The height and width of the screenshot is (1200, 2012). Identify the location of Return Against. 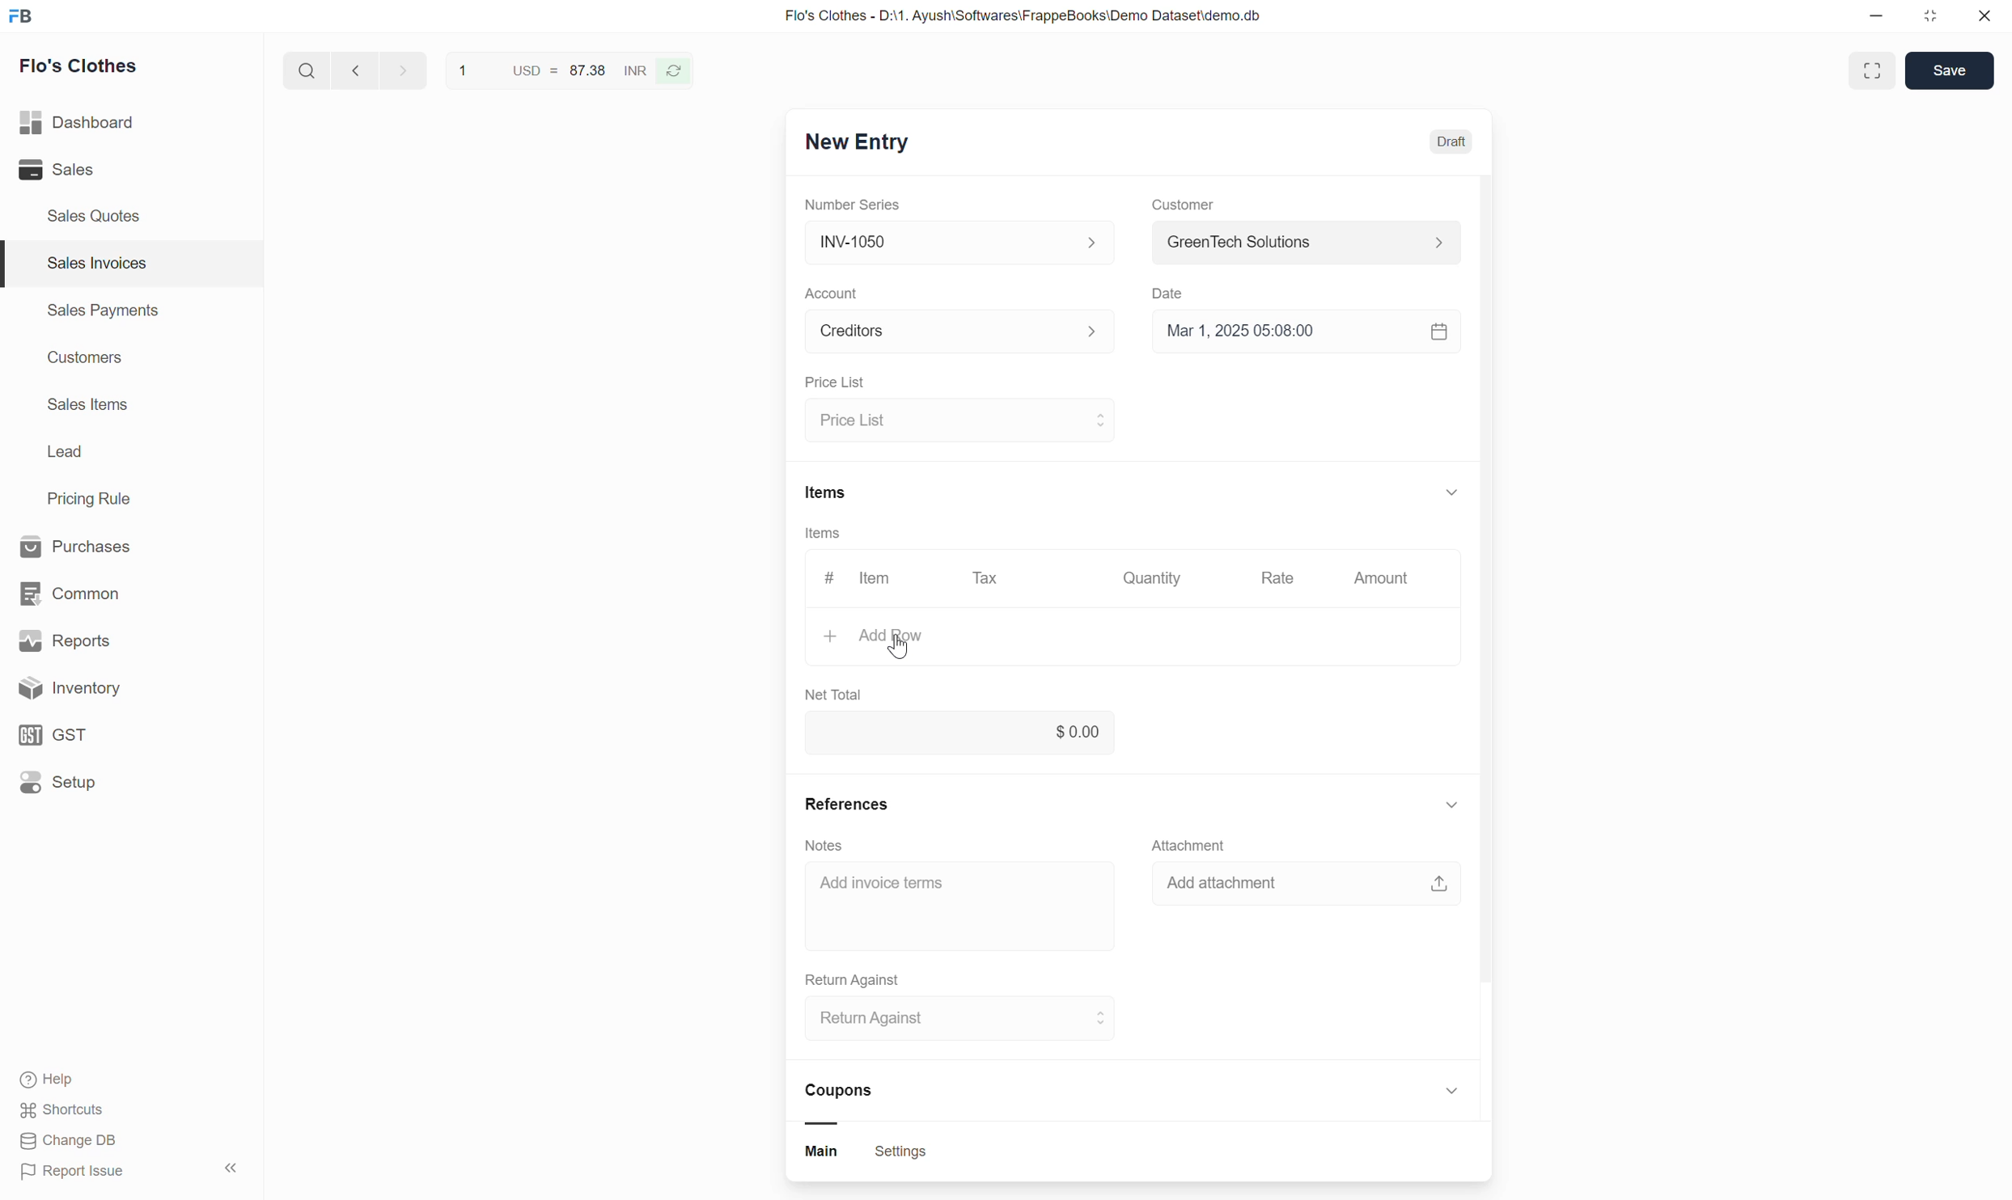
(854, 977).